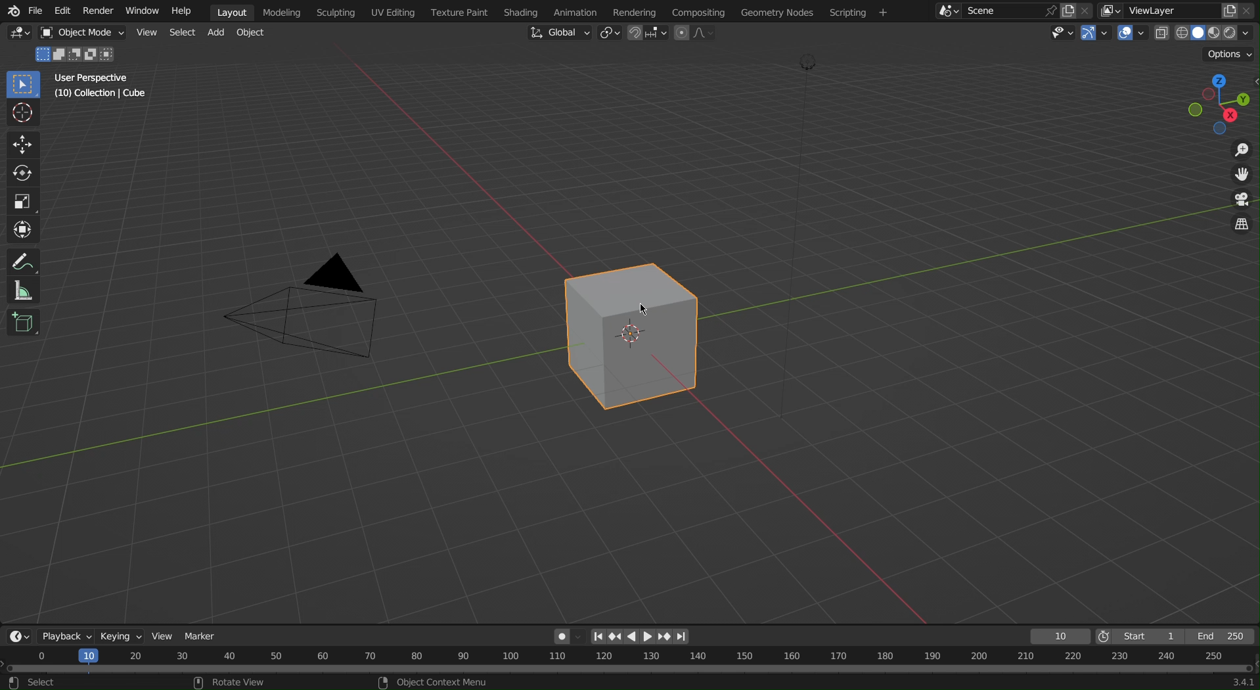 This screenshot has height=690, width=1260. I want to click on Show Gizmo, so click(1094, 33).